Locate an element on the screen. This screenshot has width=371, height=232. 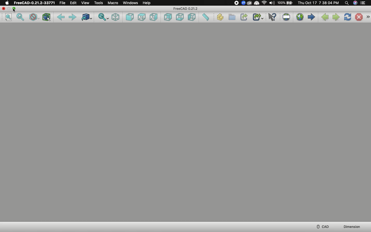
CAD menu is located at coordinates (323, 227).